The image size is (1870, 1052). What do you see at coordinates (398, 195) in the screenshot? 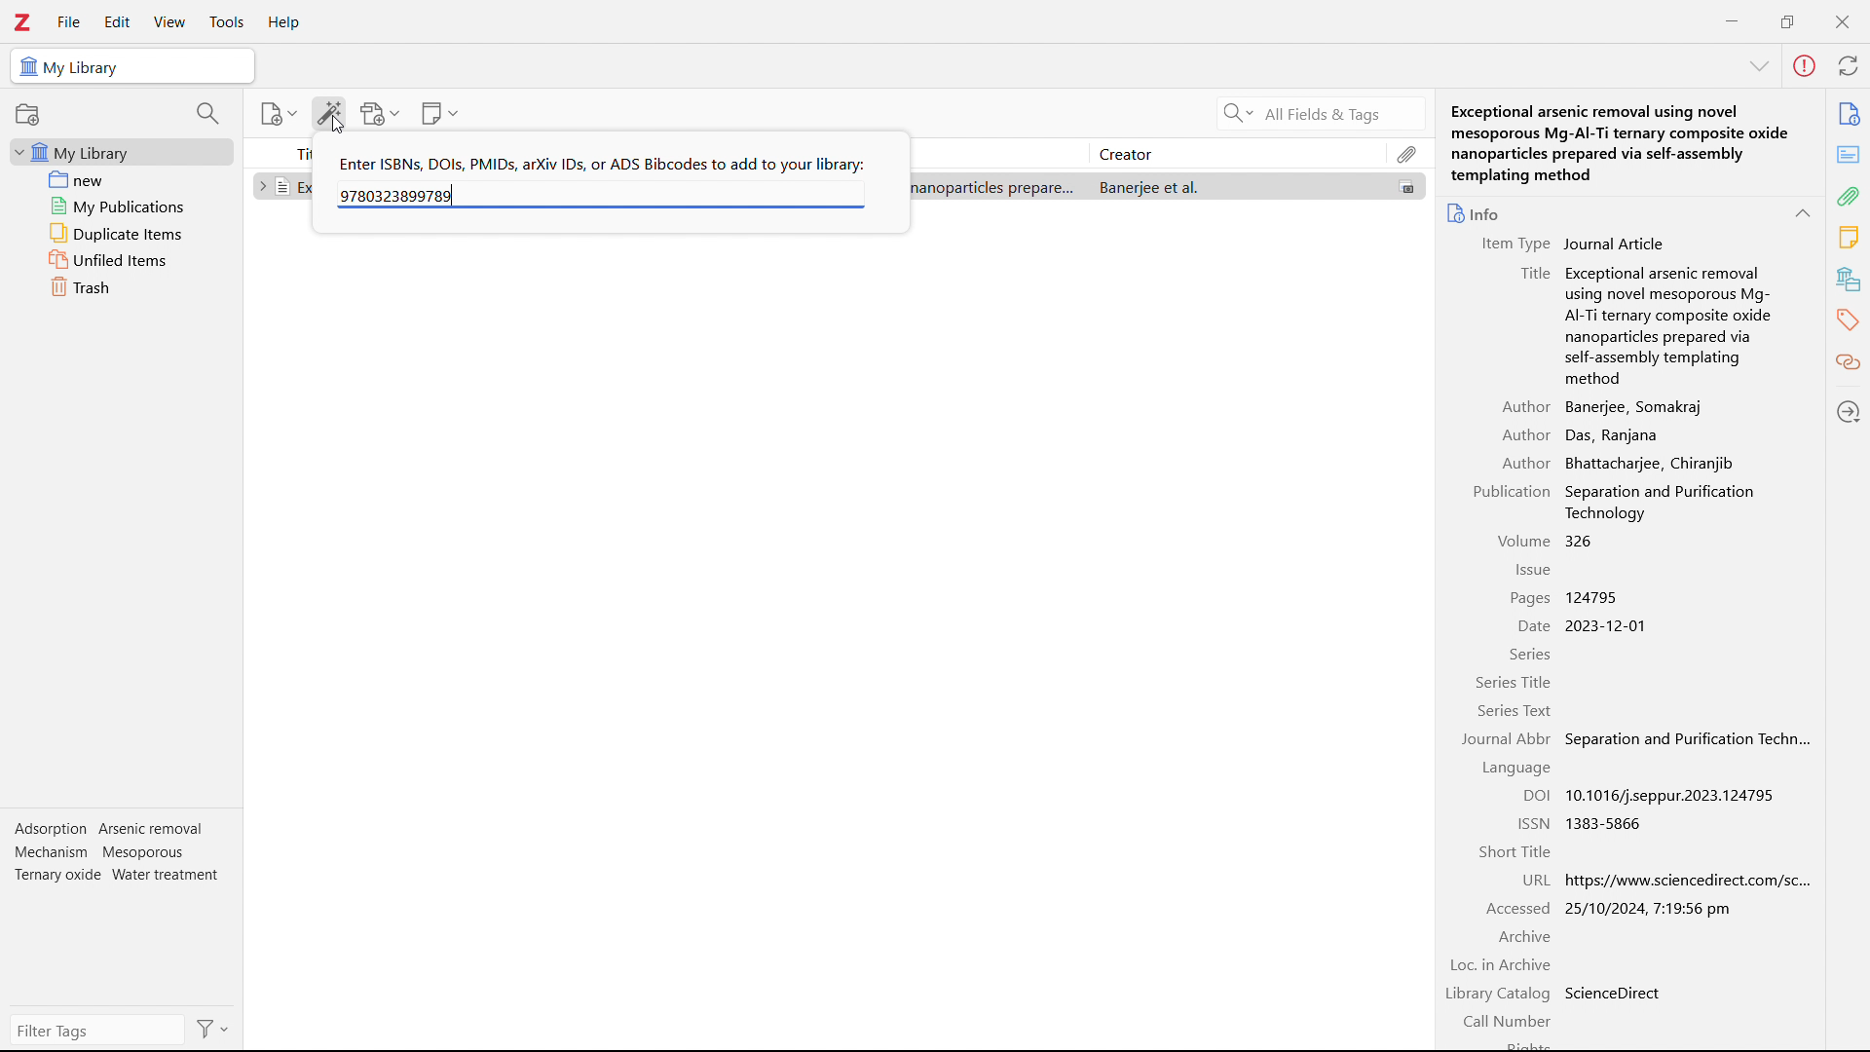
I see `ISBN entered into the search box` at bounding box center [398, 195].